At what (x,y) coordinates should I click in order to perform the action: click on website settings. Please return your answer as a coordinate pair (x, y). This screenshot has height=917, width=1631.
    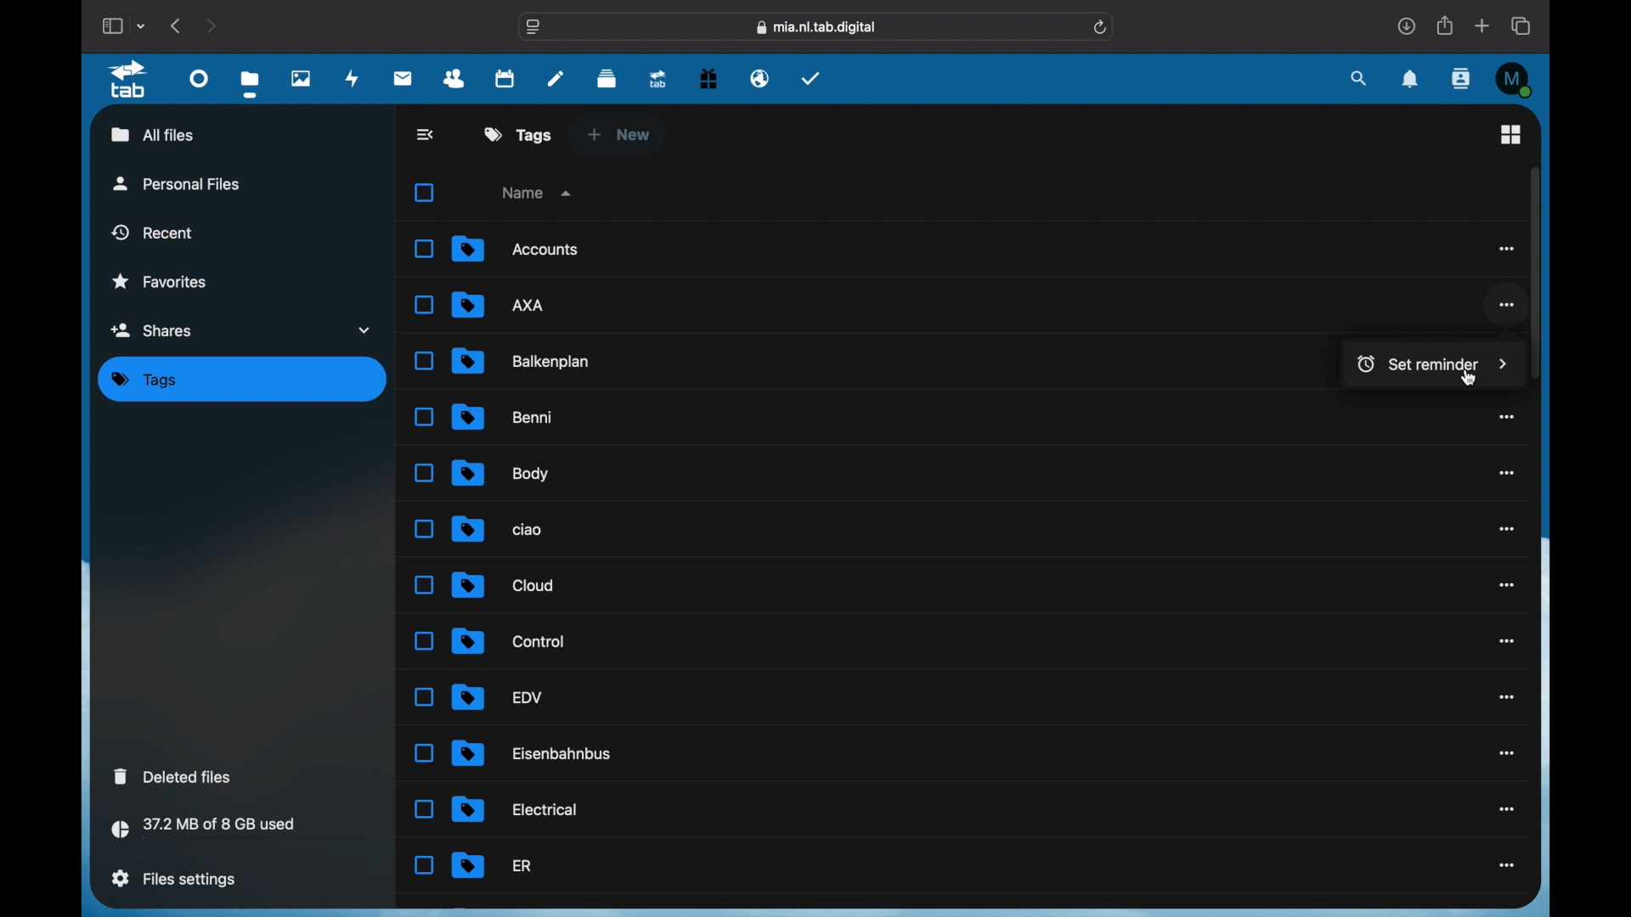
    Looking at the image, I should click on (533, 28).